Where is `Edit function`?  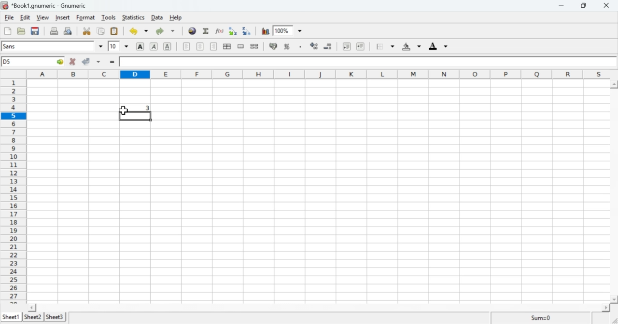 Edit function is located at coordinates (220, 31).